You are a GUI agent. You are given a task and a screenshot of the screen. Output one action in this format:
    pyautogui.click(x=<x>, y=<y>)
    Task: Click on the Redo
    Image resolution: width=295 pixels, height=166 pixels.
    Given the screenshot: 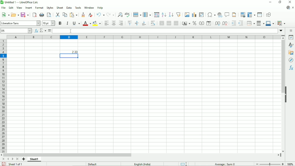 What is the action you would take?
    pyautogui.click(x=111, y=15)
    